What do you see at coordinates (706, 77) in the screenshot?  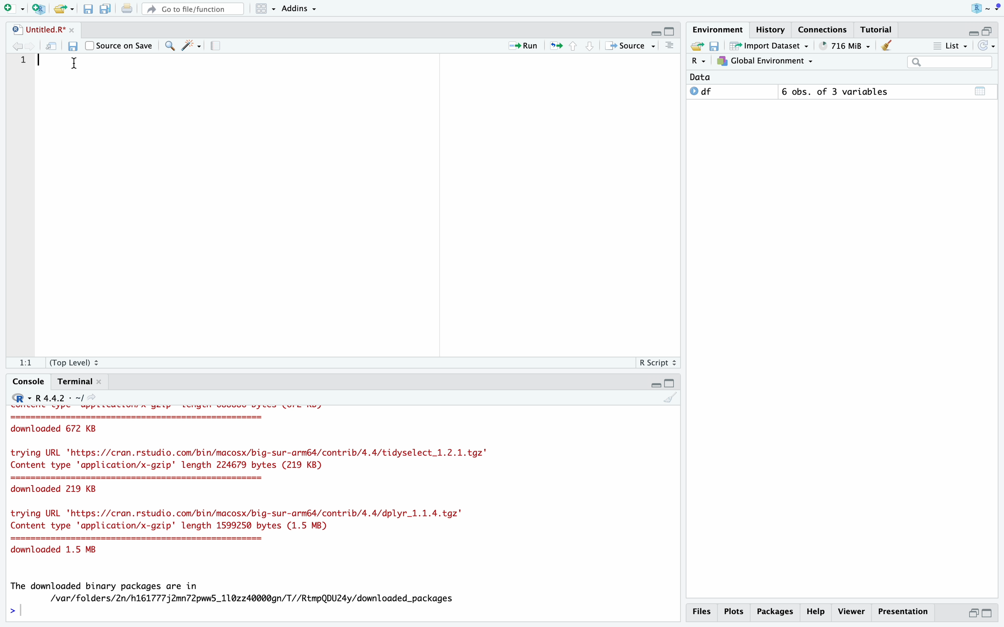 I see `Data` at bounding box center [706, 77].